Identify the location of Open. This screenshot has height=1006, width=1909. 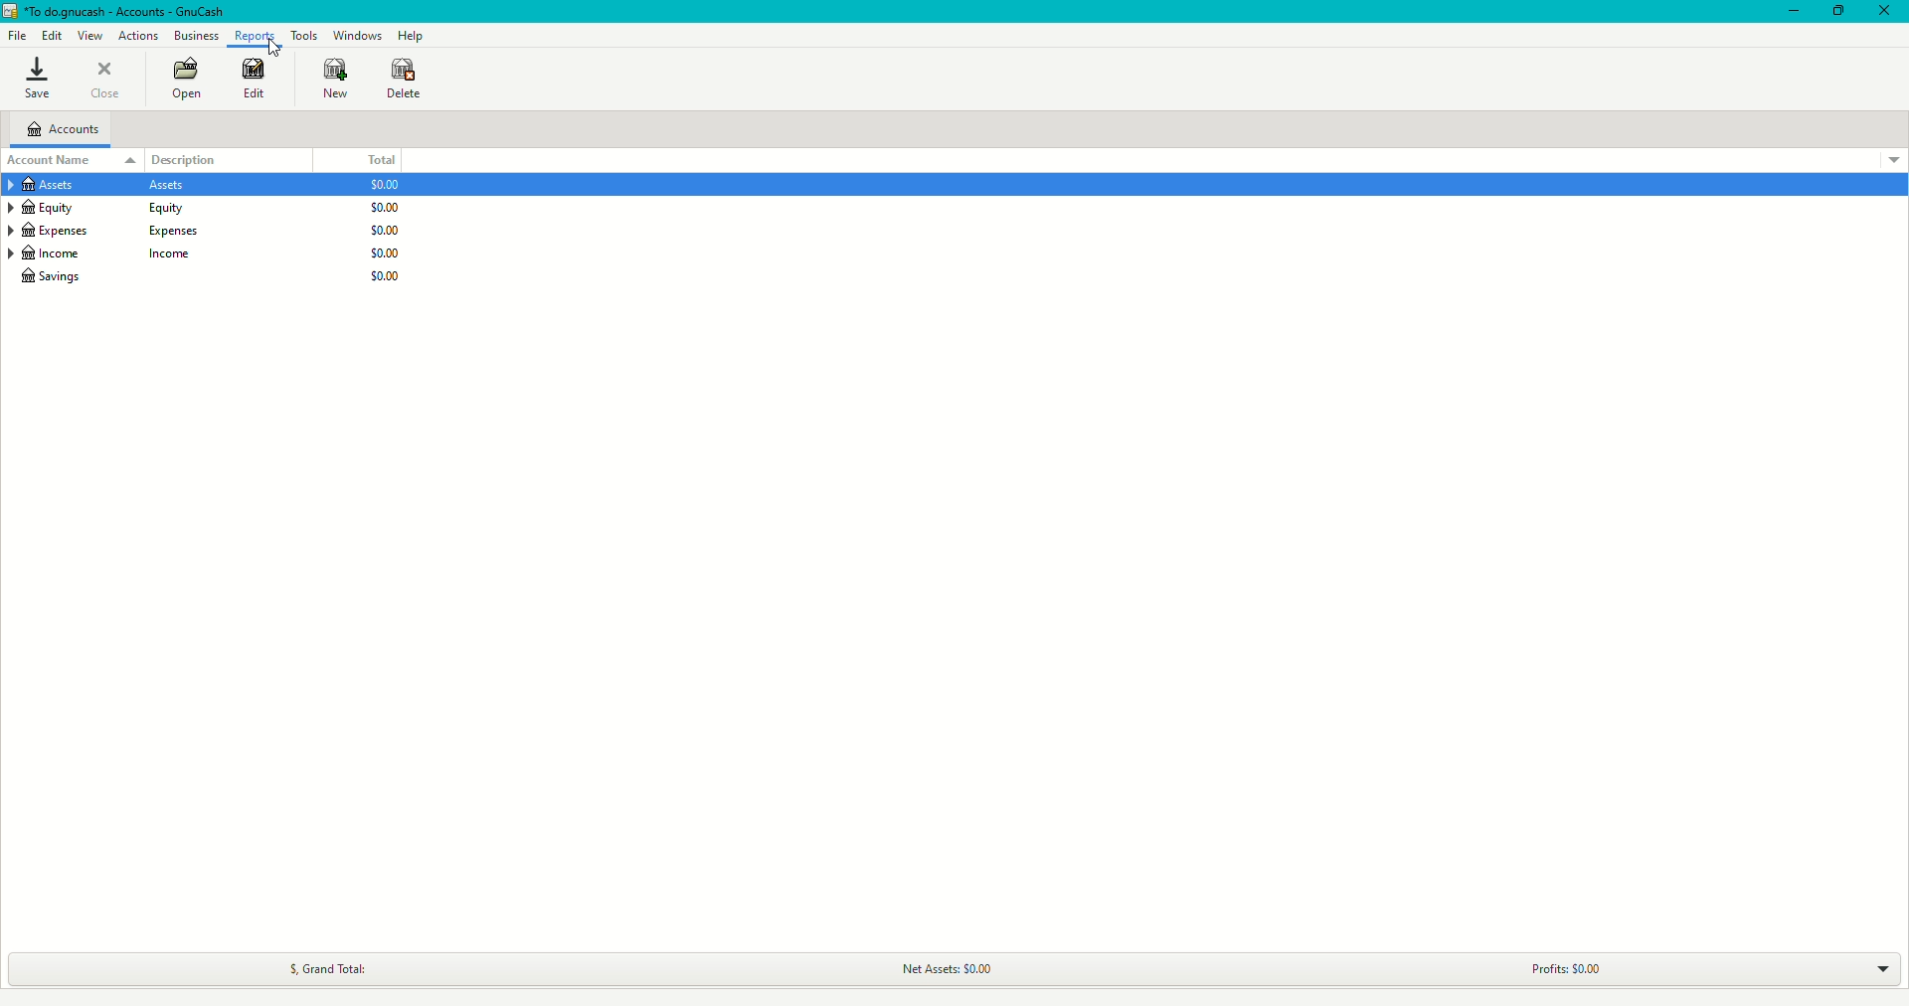
(185, 80).